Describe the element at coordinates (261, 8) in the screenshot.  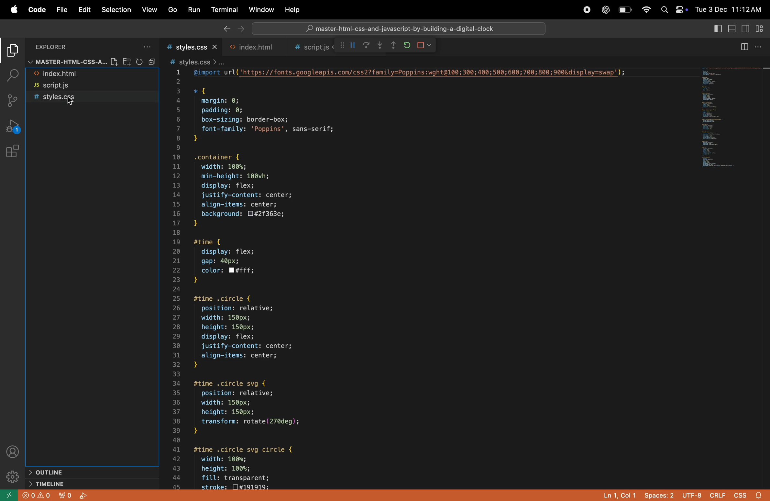
I see `window` at that location.